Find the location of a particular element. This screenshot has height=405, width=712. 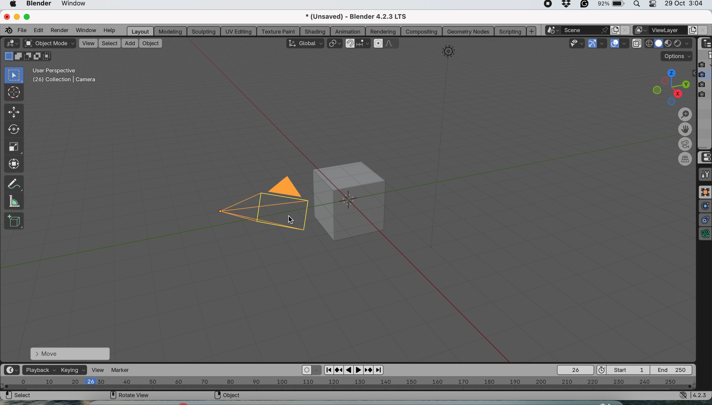

add workspace is located at coordinates (532, 31).